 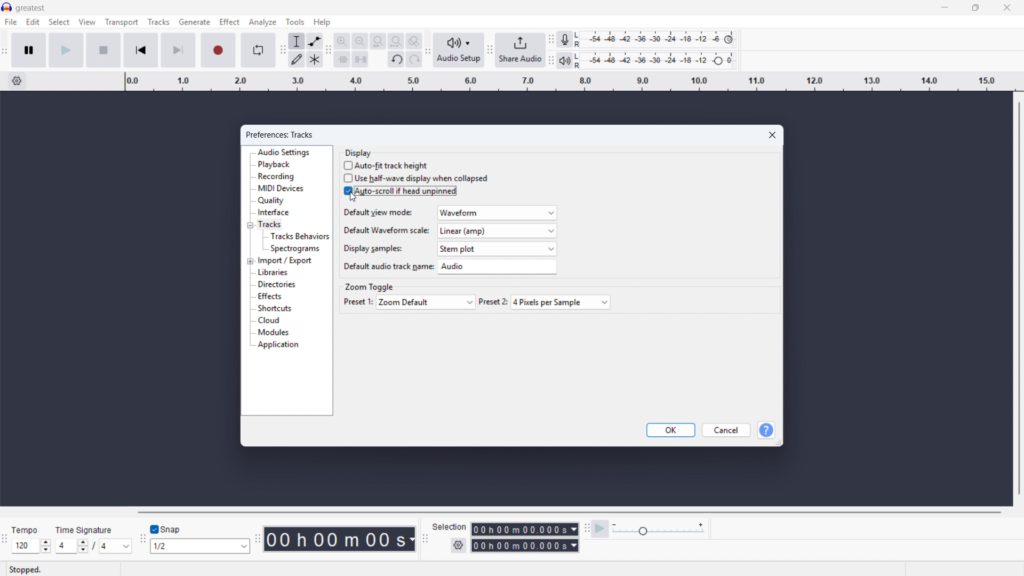 What do you see at coordinates (297, 41) in the screenshot?
I see `Selection tool ` at bounding box center [297, 41].